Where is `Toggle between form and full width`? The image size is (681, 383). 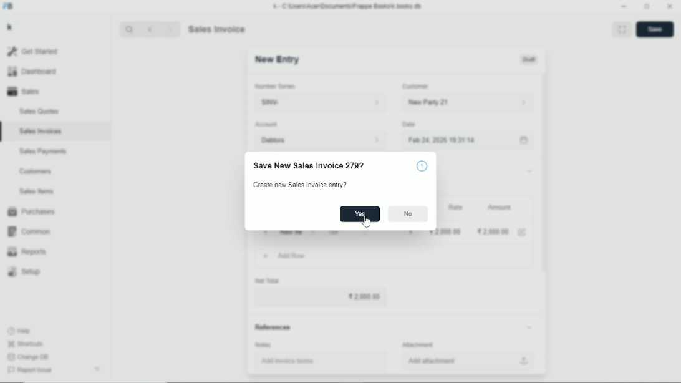
Toggle between form and full width is located at coordinates (622, 29).